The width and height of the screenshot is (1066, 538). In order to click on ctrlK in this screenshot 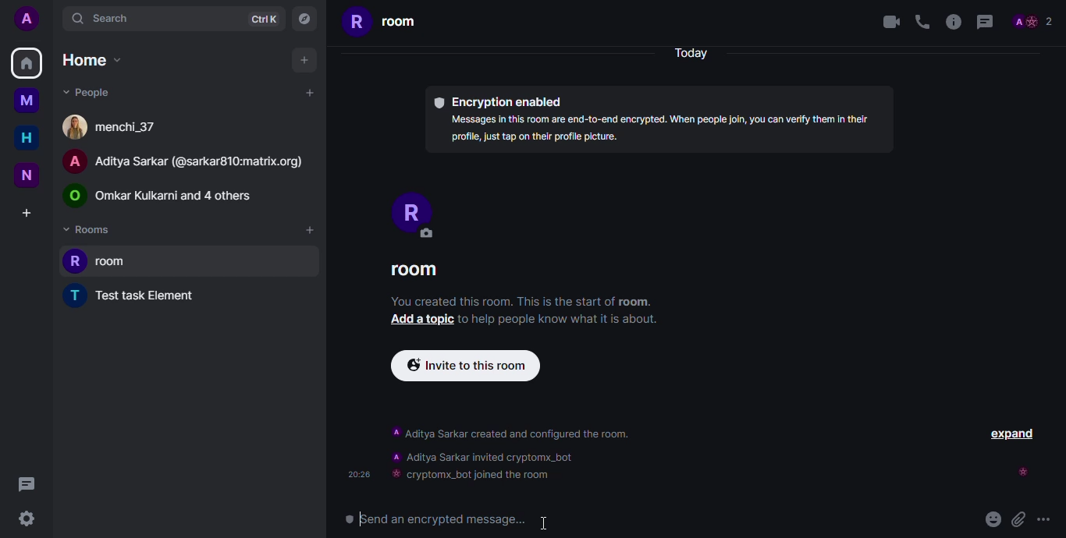, I will do `click(264, 19)`.